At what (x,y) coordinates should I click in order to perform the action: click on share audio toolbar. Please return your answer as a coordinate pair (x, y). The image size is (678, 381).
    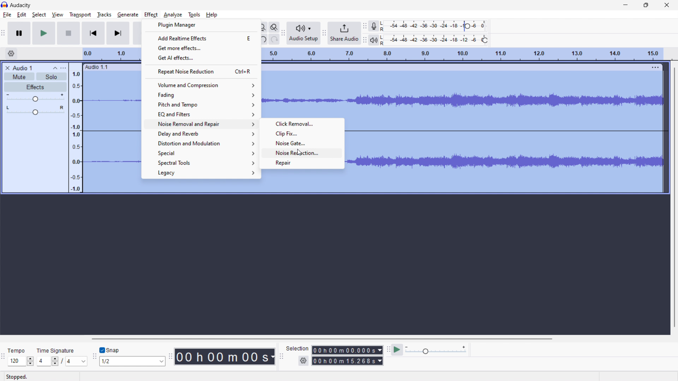
    Looking at the image, I should click on (323, 32).